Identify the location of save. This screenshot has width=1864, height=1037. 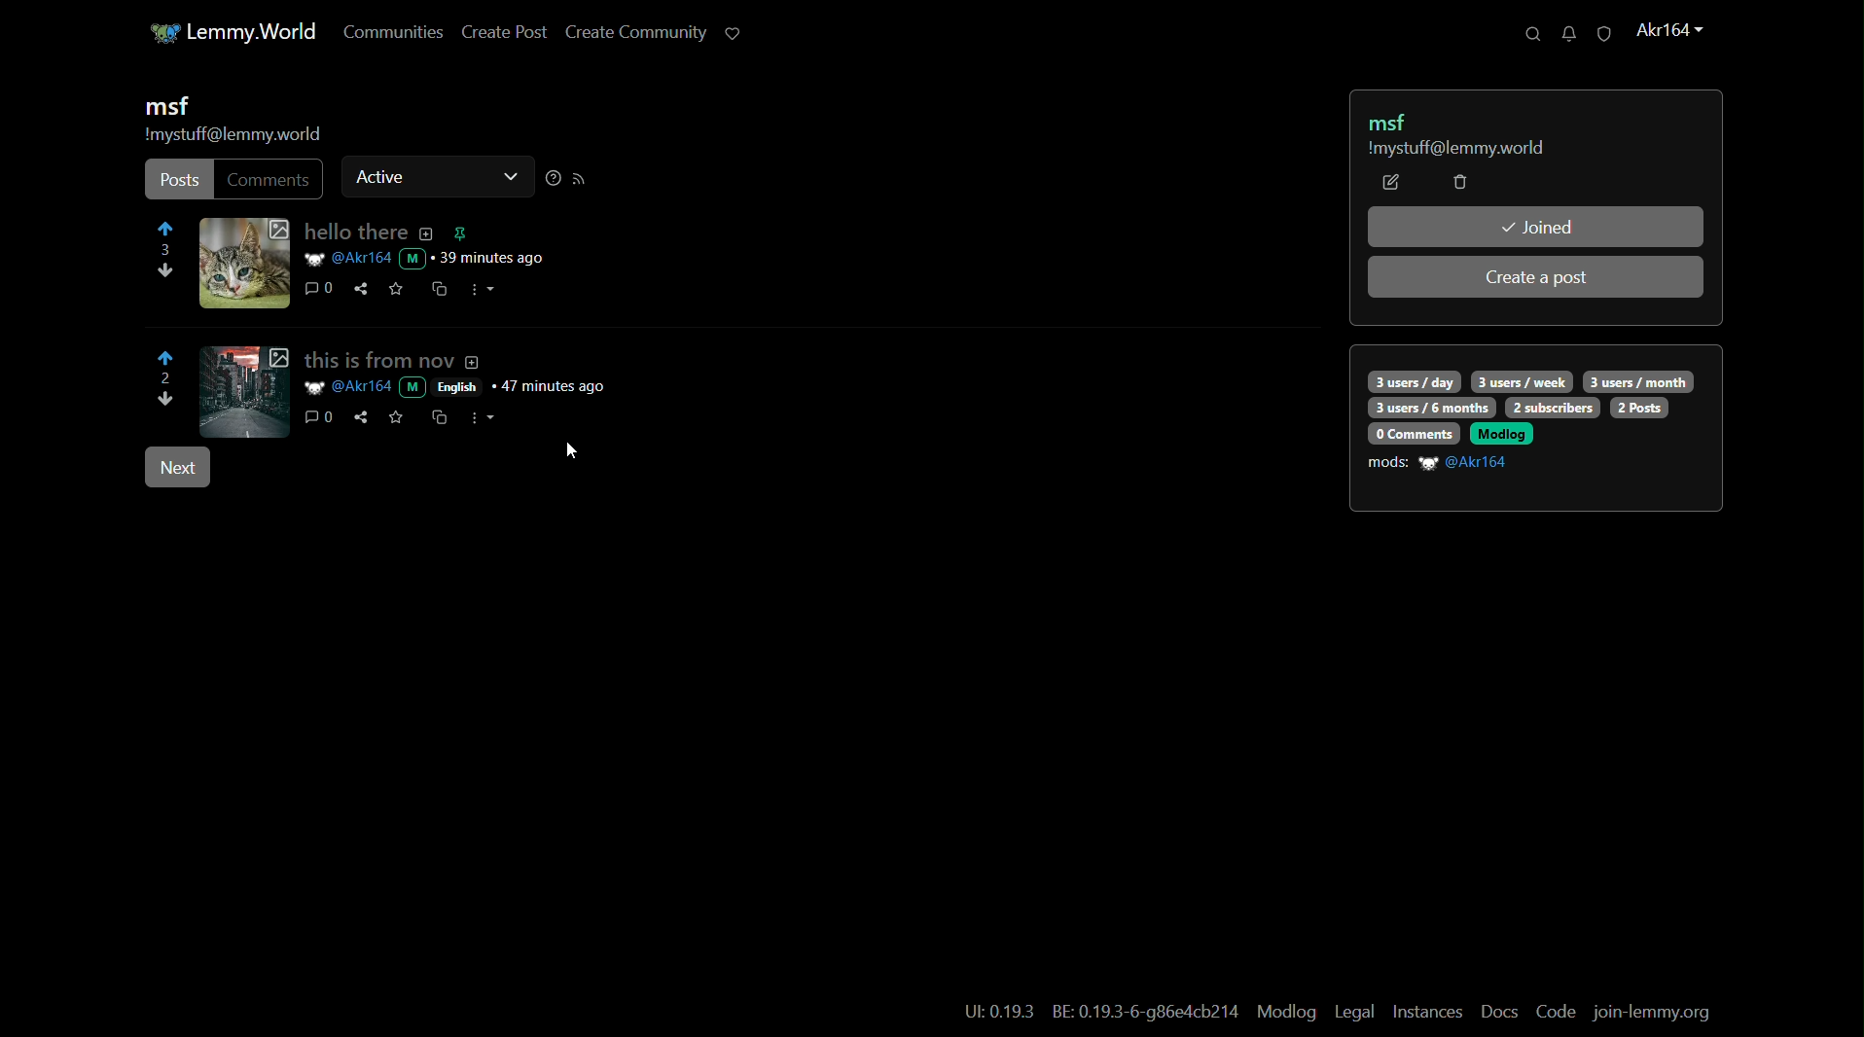
(395, 416).